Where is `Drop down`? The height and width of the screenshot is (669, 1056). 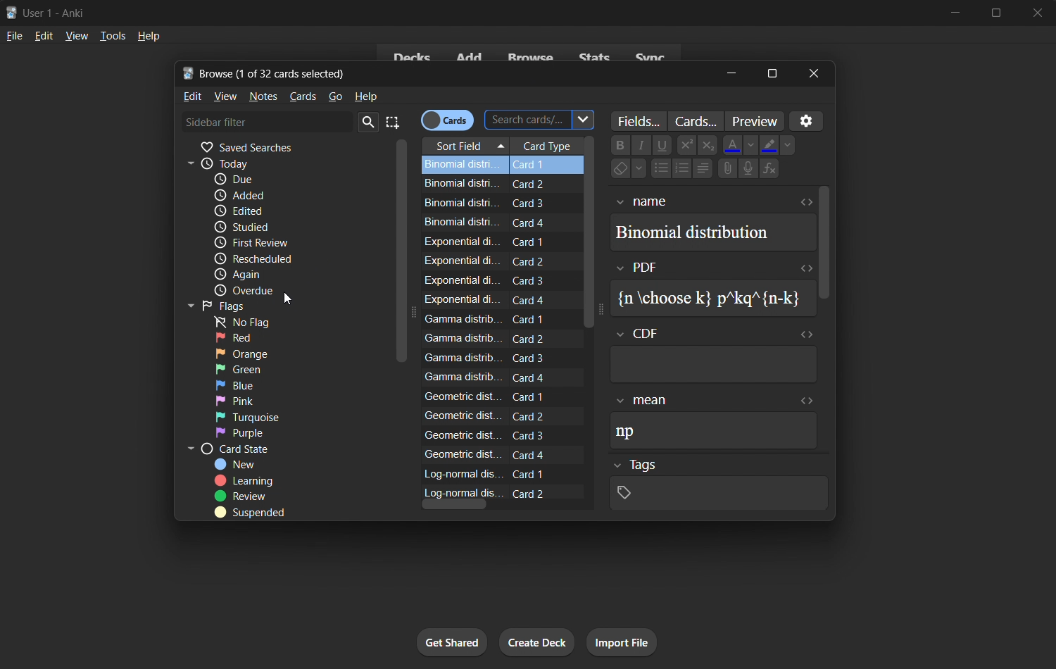
Drop down is located at coordinates (584, 120).